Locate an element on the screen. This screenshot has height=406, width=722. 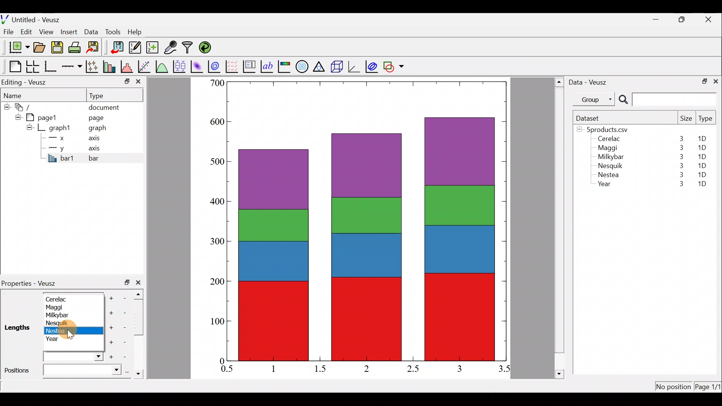
Add another item is located at coordinates (114, 357).